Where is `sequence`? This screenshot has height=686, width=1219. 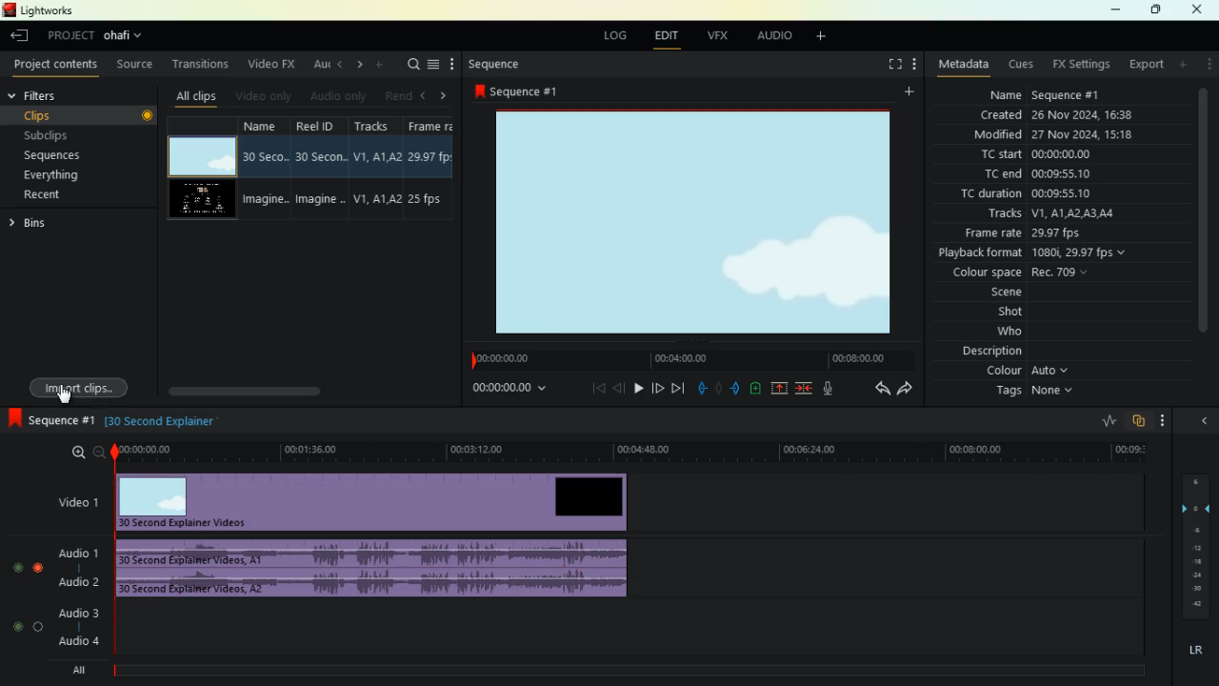
sequence is located at coordinates (48, 417).